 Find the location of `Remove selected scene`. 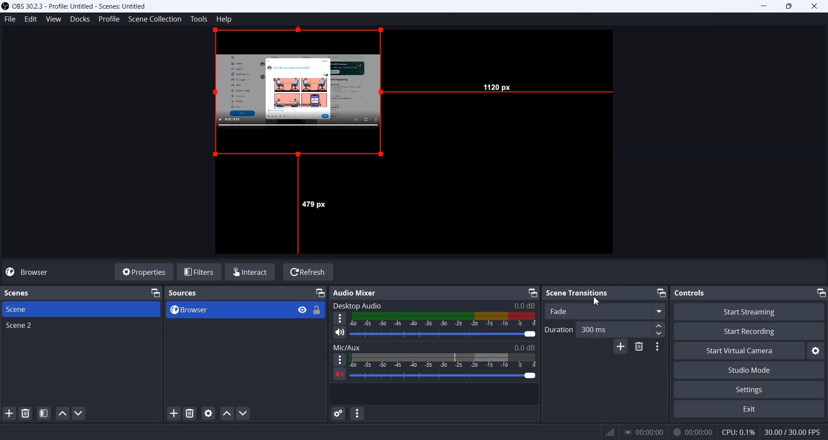

Remove selected scene is located at coordinates (26, 414).